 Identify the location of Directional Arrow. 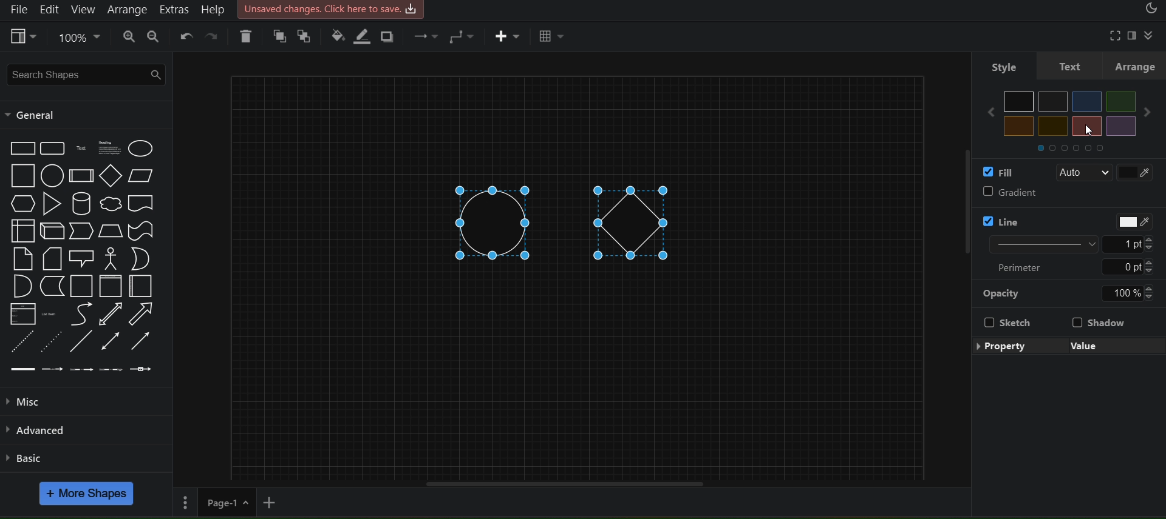
(141, 340).